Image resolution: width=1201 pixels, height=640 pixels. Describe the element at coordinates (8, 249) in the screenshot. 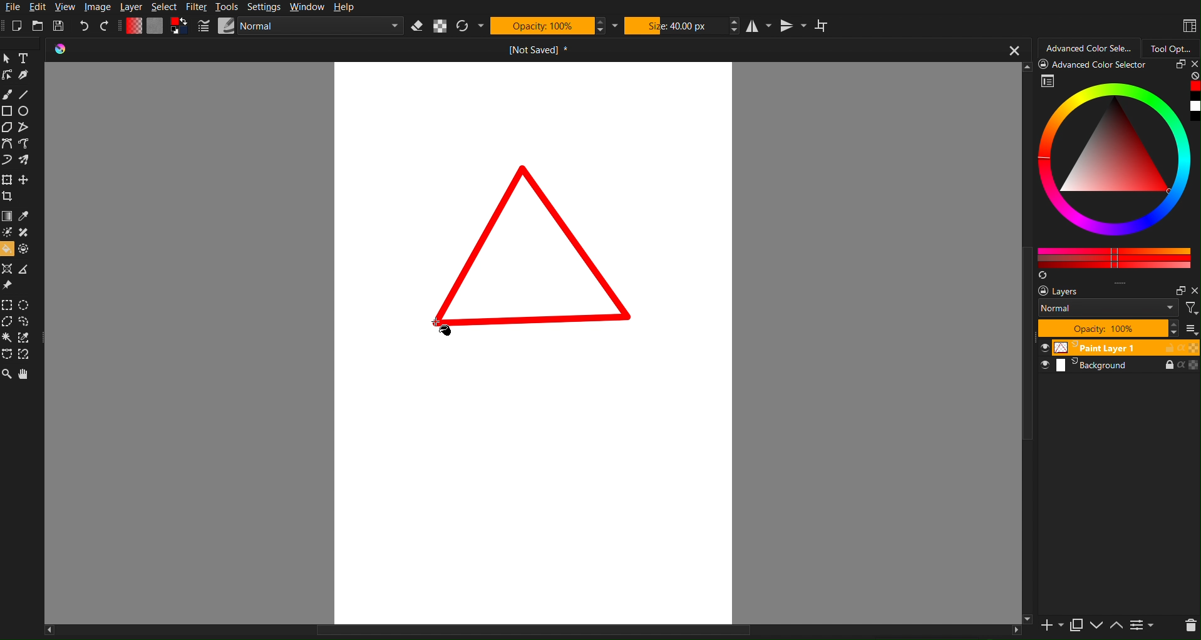

I see `fill a contiguous area of color with a color, or fill a selection` at that location.